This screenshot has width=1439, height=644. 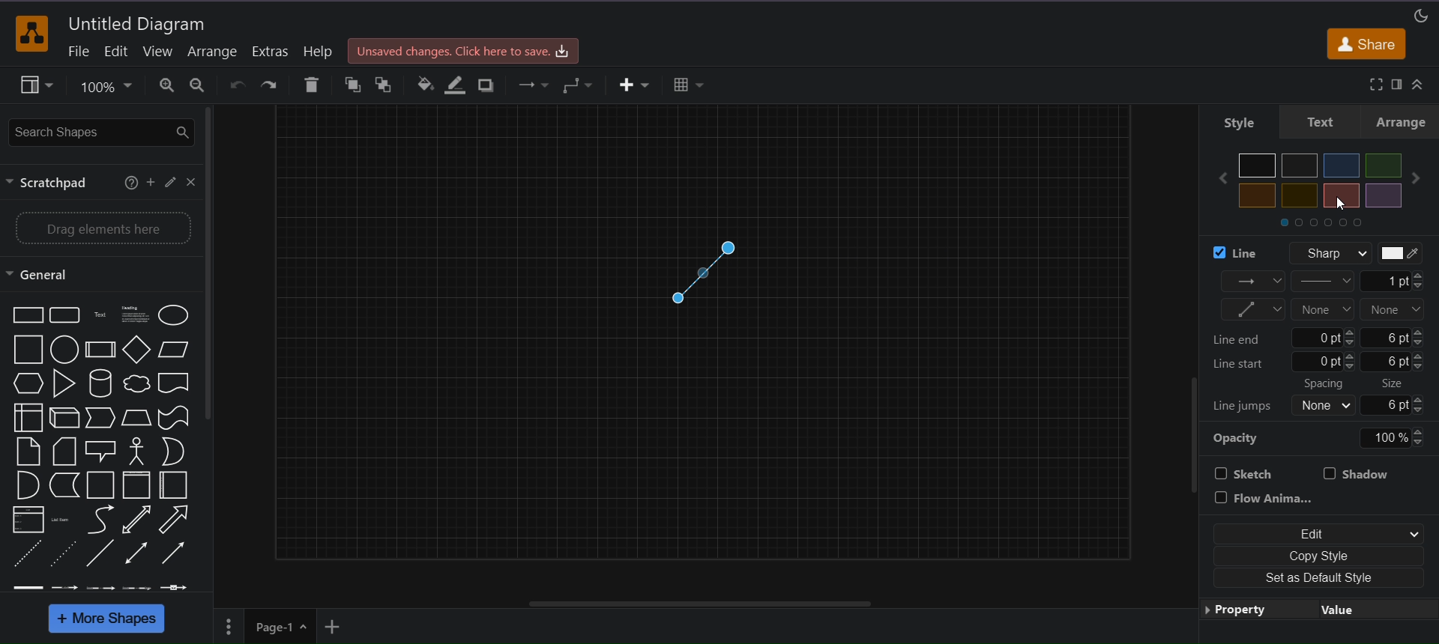 I want to click on insert page, so click(x=334, y=627).